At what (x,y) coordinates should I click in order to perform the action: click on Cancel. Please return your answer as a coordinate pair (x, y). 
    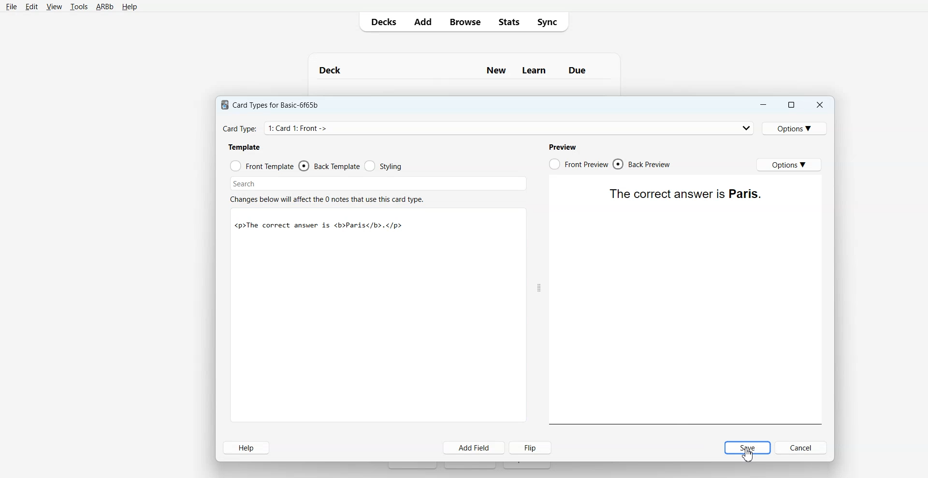
    Looking at the image, I should click on (801, 448).